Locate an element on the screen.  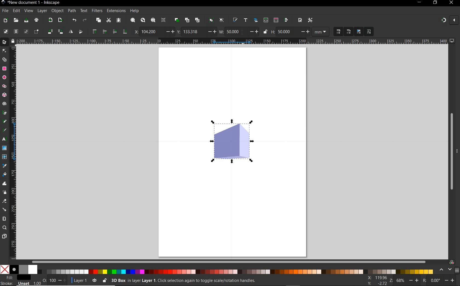
raise selection is located at coordinates (104, 32).